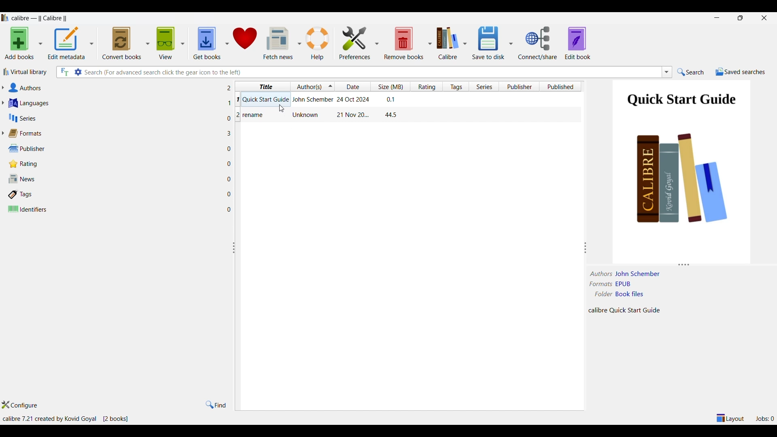 The image size is (777, 437). I want to click on View options, so click(182, 43).